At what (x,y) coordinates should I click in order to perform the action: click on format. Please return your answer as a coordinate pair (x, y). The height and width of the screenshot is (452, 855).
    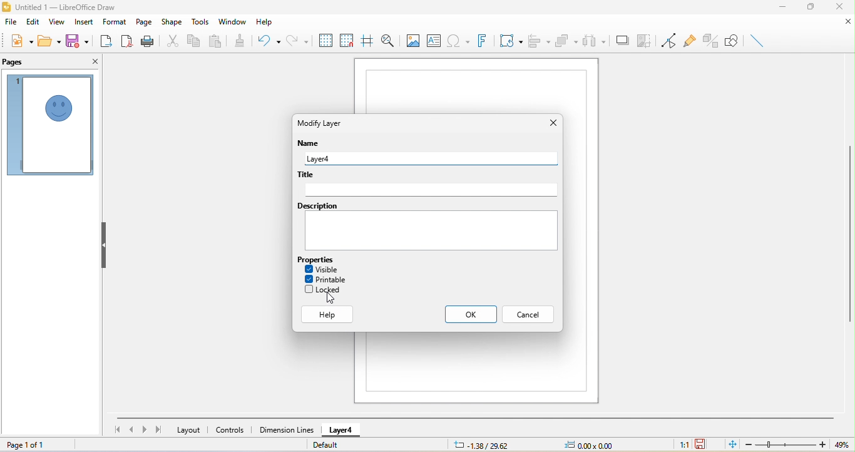
    Looking at the image, I should click on (115, 22).